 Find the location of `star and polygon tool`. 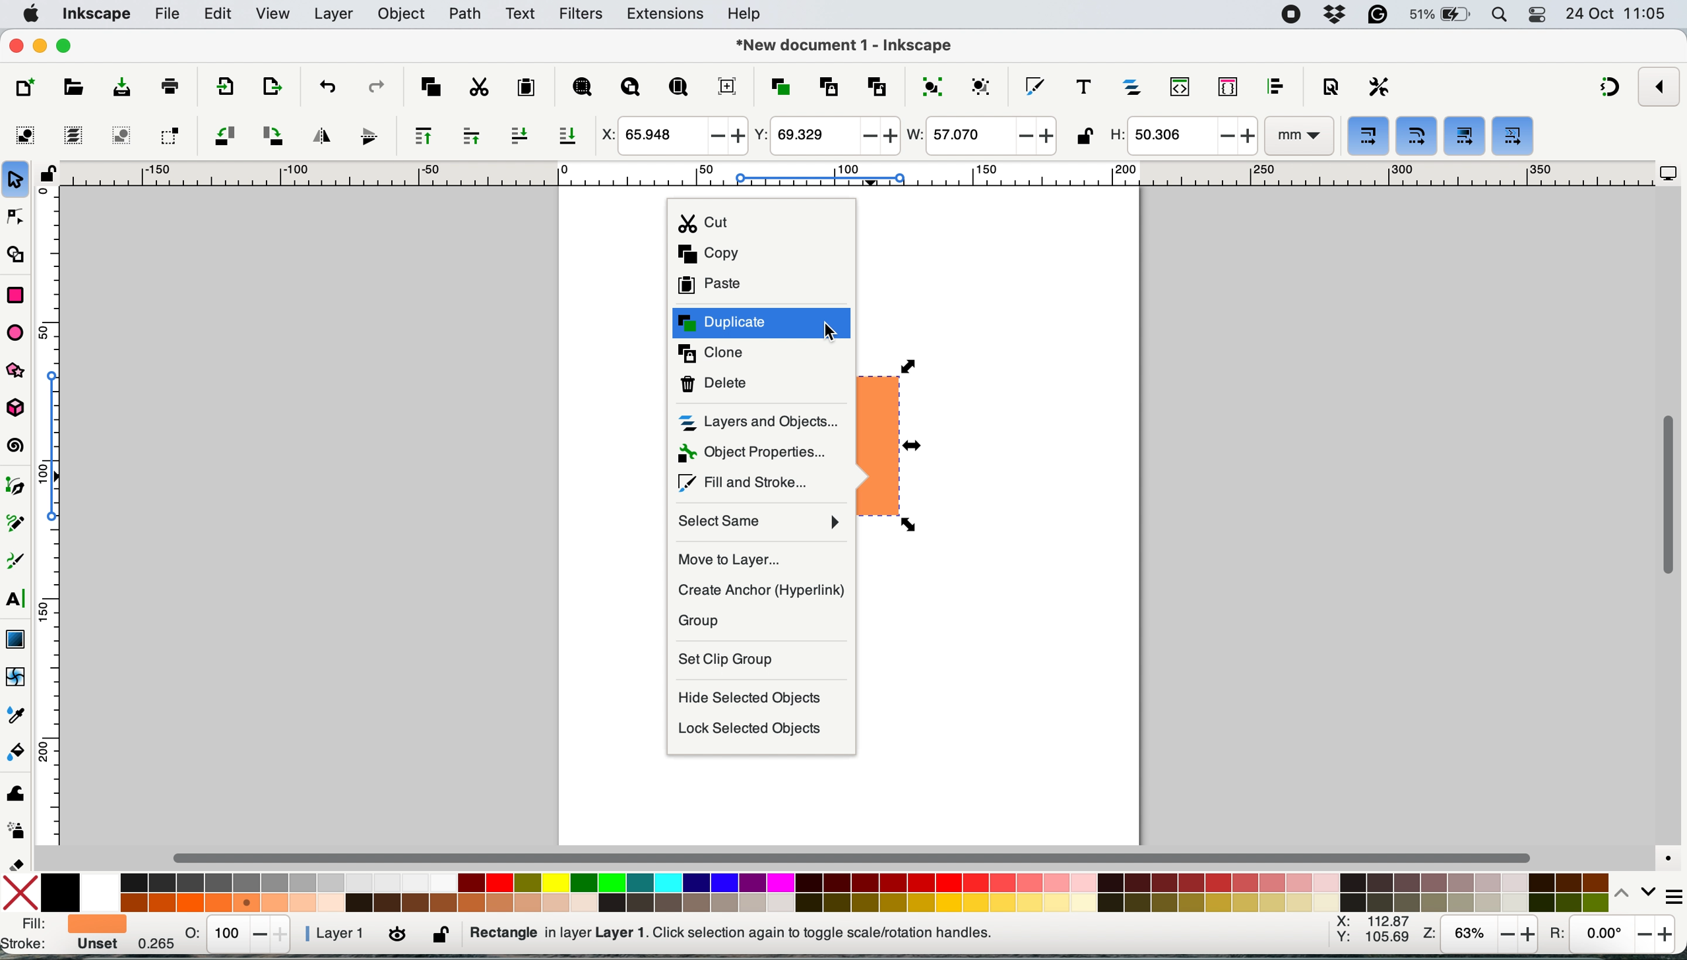

star and polygon tool is located at coordinates (22, 373).